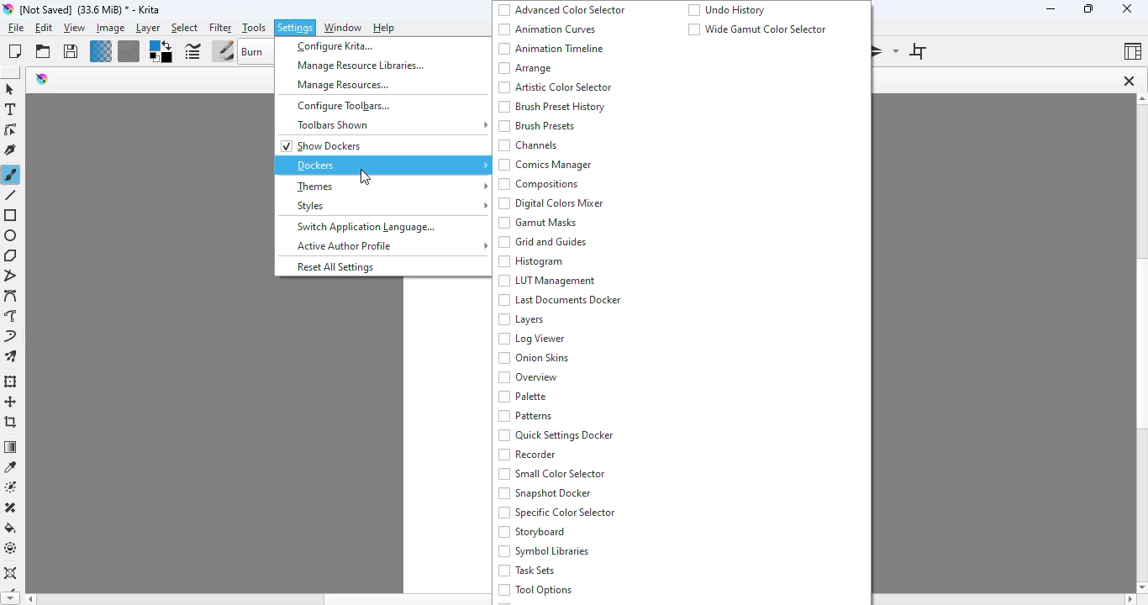 The height and width of the screenshot is (605, 1148). What do you see at coordinates (336, 47) in the screenshot?
I see `configure krita` at bounding box center [336, 47].